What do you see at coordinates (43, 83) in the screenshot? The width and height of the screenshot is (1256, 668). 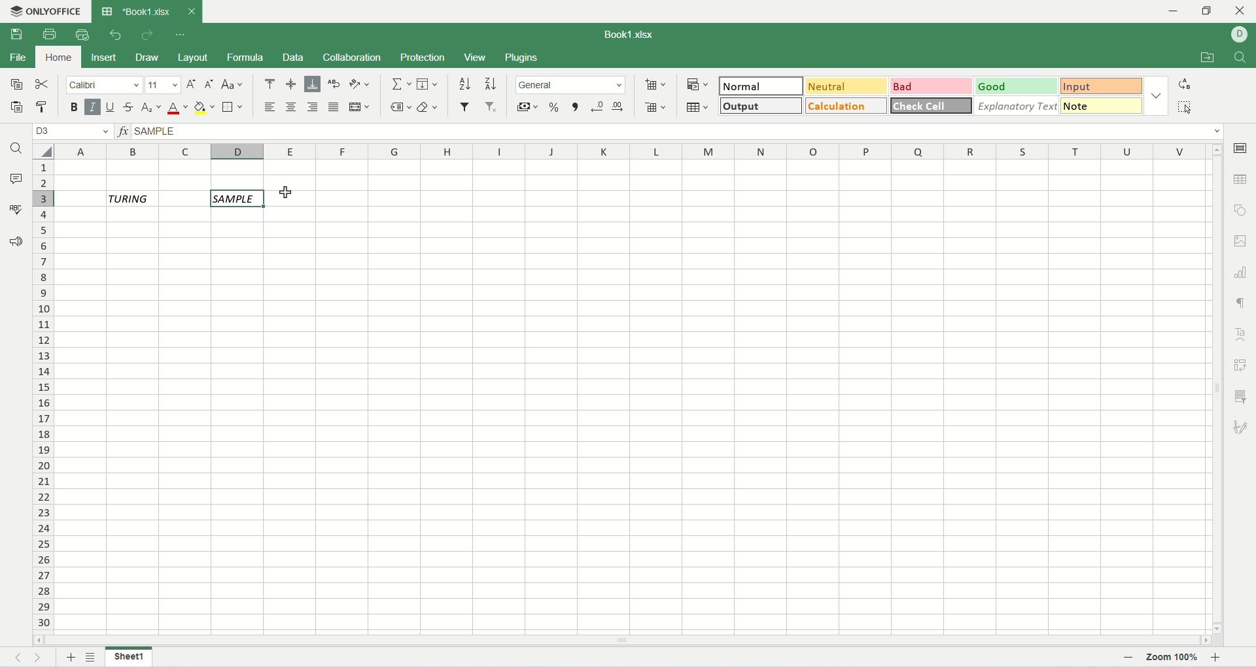 I see `cut` at bounding box center [43, 83].